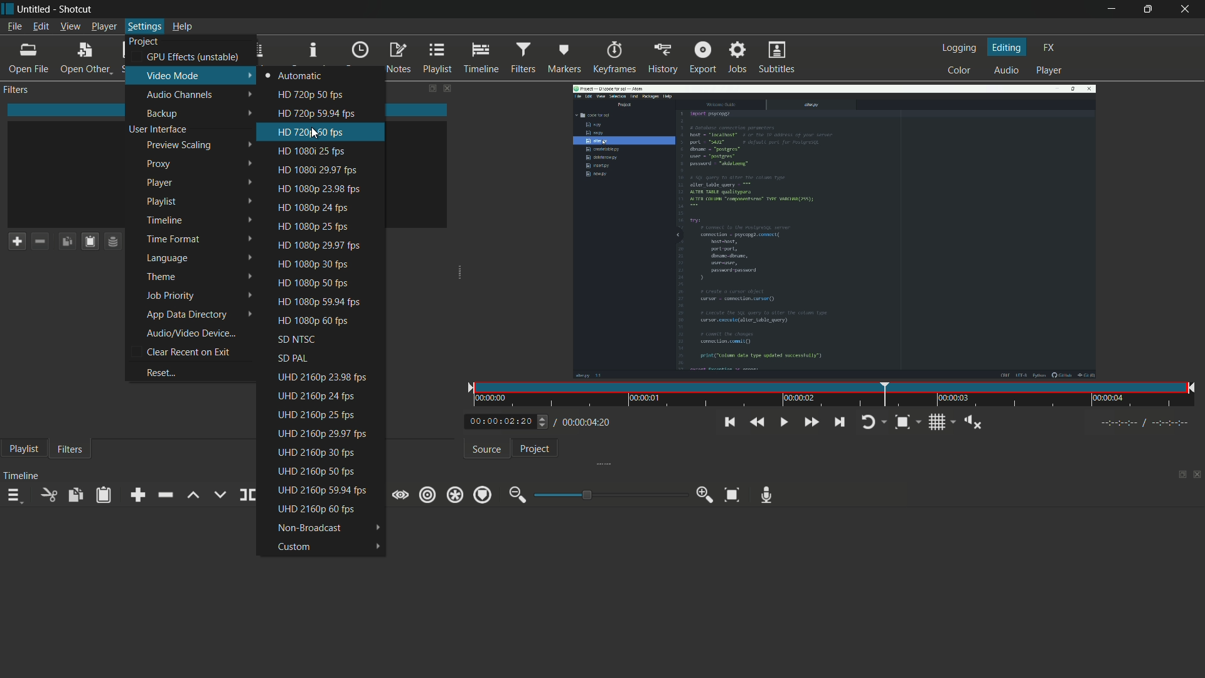 This screenshot has width=1205, height=678. What do you see at coordinates (325, 396) in the screenshot?
I see `uhd 2160p 24 fps` at bounding box center [325, 396].